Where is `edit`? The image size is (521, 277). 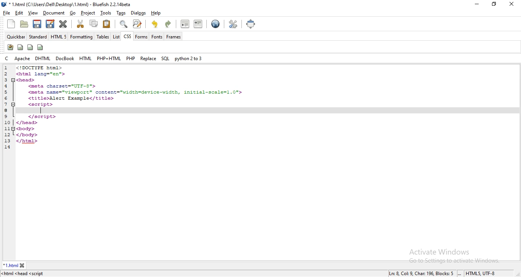
edit is located at coordinates (51, 24).